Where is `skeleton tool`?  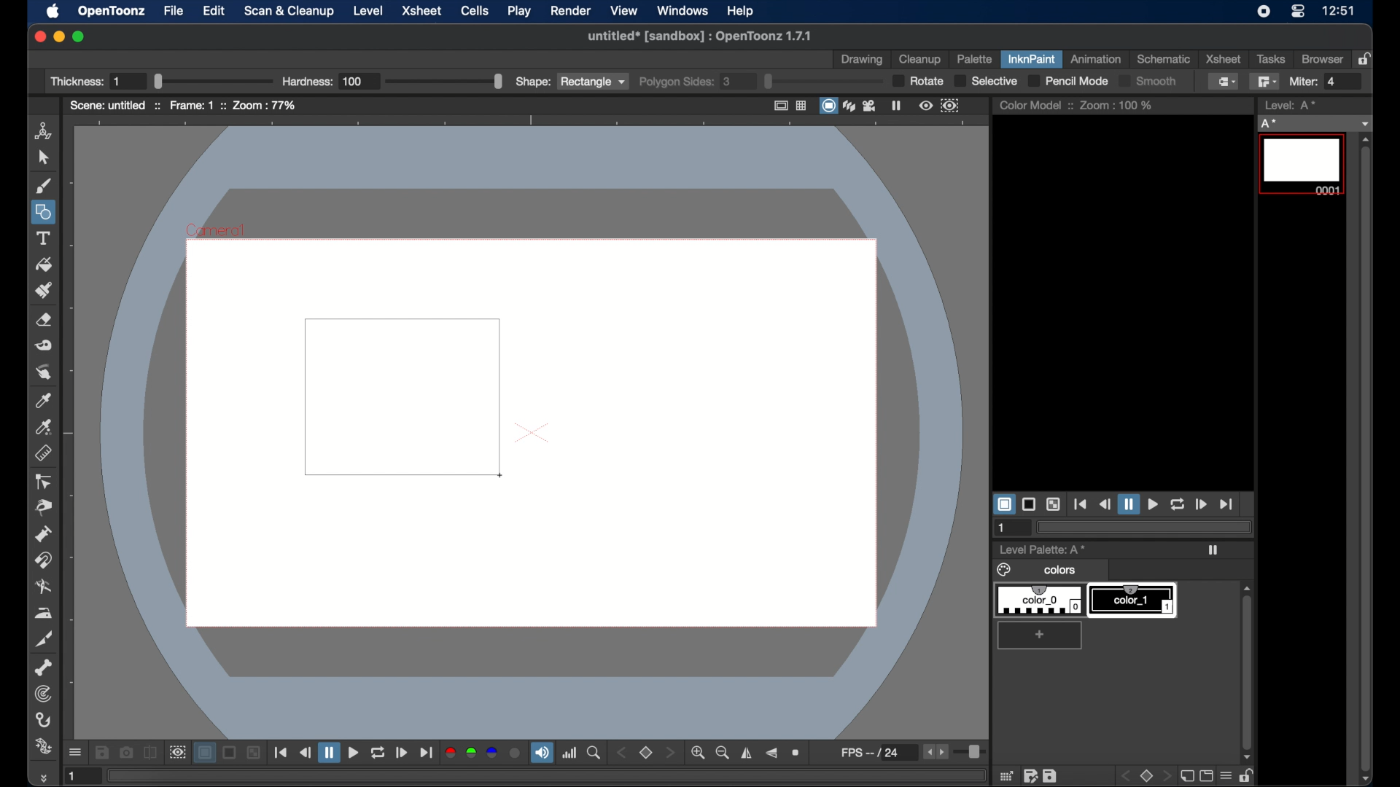 skeleton tool is located at coordinates (44, 668).